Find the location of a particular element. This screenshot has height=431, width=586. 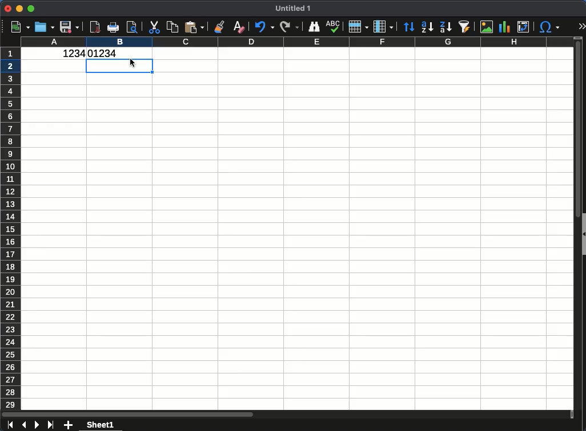

close is located at coordinates (8, 9).